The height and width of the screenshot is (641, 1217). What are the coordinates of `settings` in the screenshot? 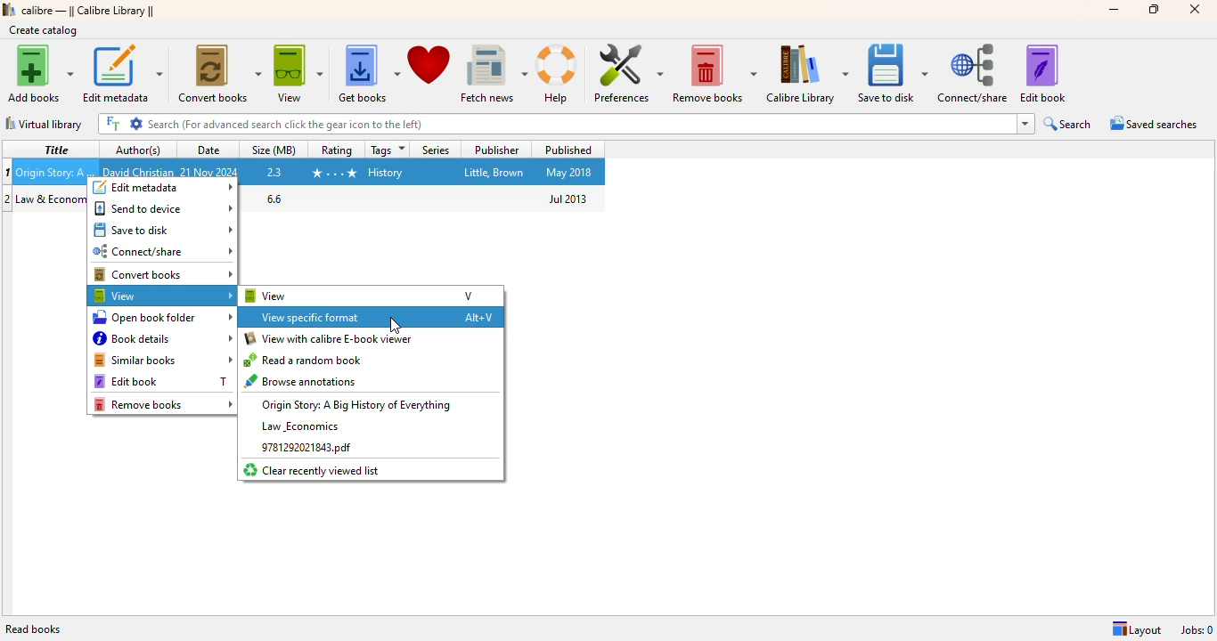 It's located at (136, 124).